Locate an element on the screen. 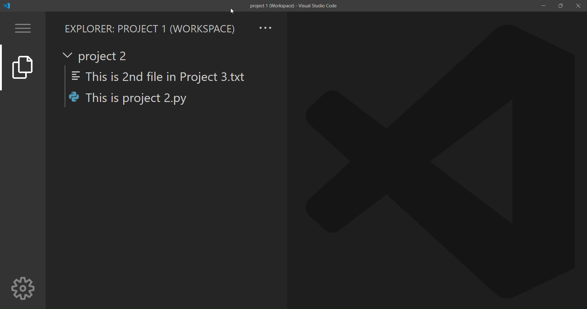 The width and height of the screenshot is (587, 309). cursor is located at coordinates (233, 11).